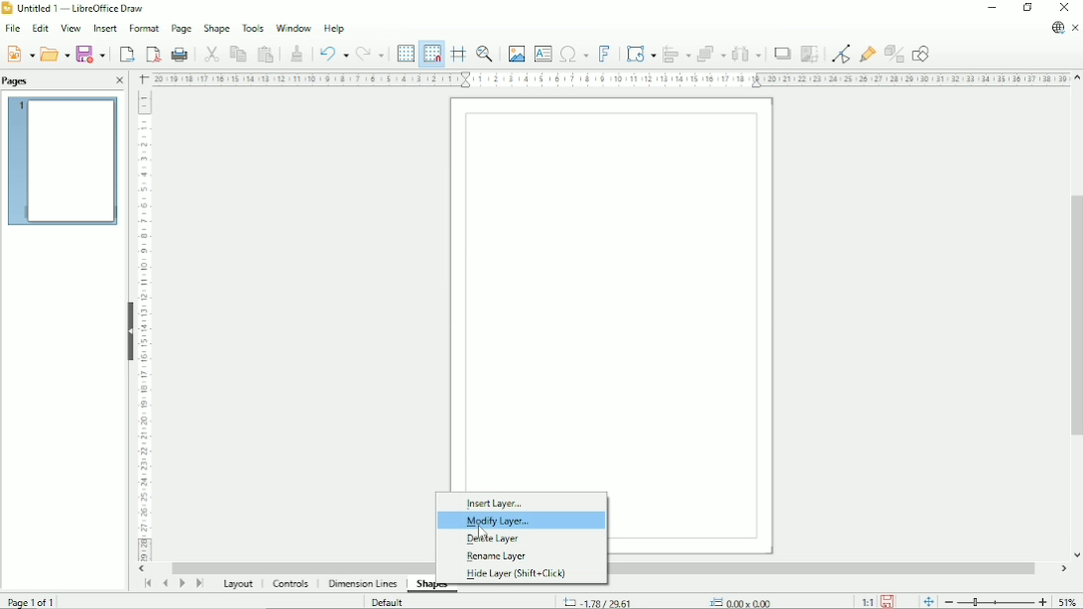 This screenshot has width=1083, height=609. What do you see at coordinates (252, 29) in the screenshot?
I see `Tools` at bounding box center [252, 29].